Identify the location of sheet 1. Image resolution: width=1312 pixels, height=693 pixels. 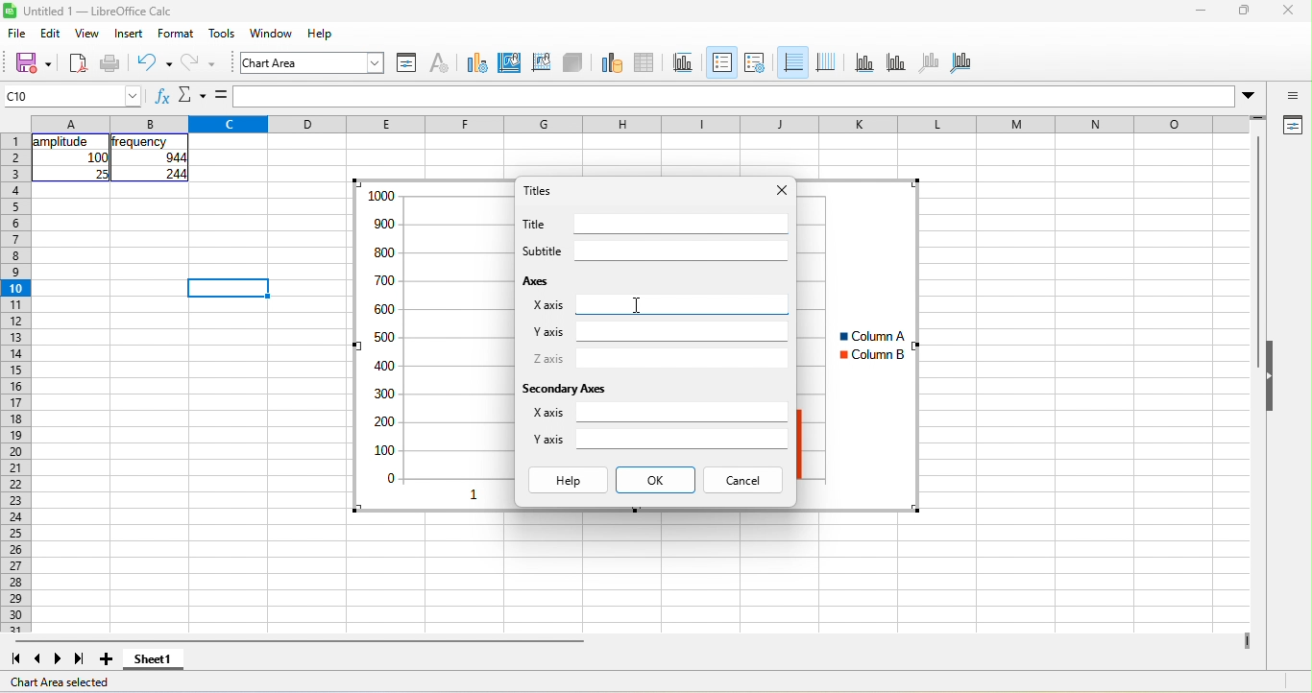
(154, 659).